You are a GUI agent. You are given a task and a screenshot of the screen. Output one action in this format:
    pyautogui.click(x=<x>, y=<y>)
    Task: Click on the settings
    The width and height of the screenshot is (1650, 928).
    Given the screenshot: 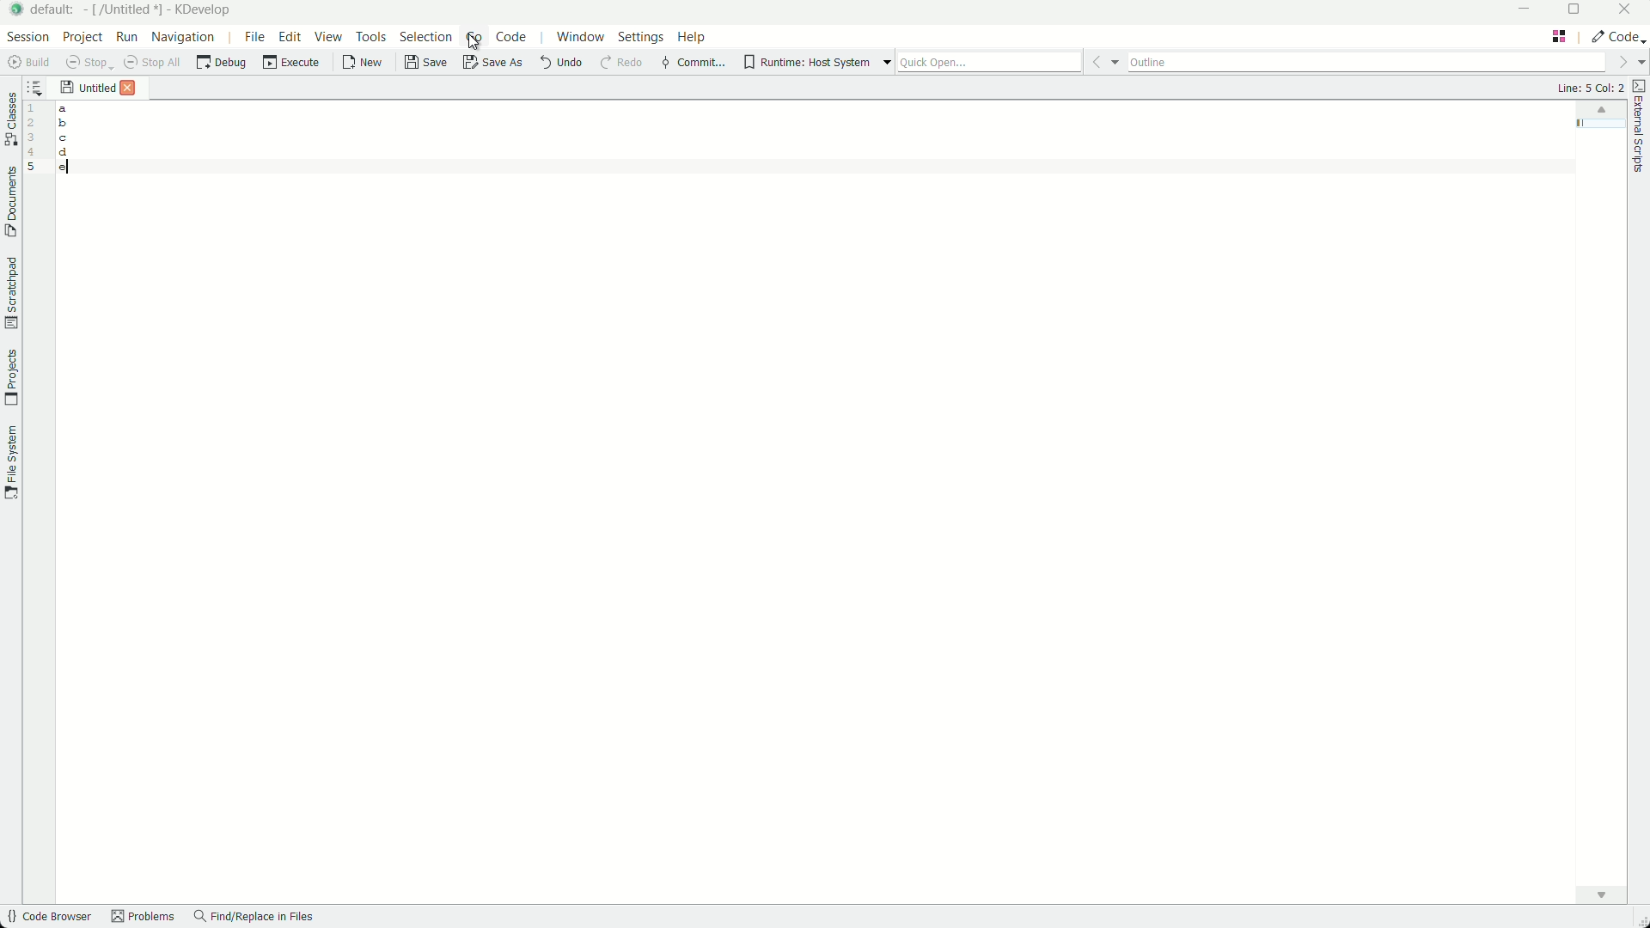 What is the action you would take?
    pyautogui.click(x=638, y=40)
    